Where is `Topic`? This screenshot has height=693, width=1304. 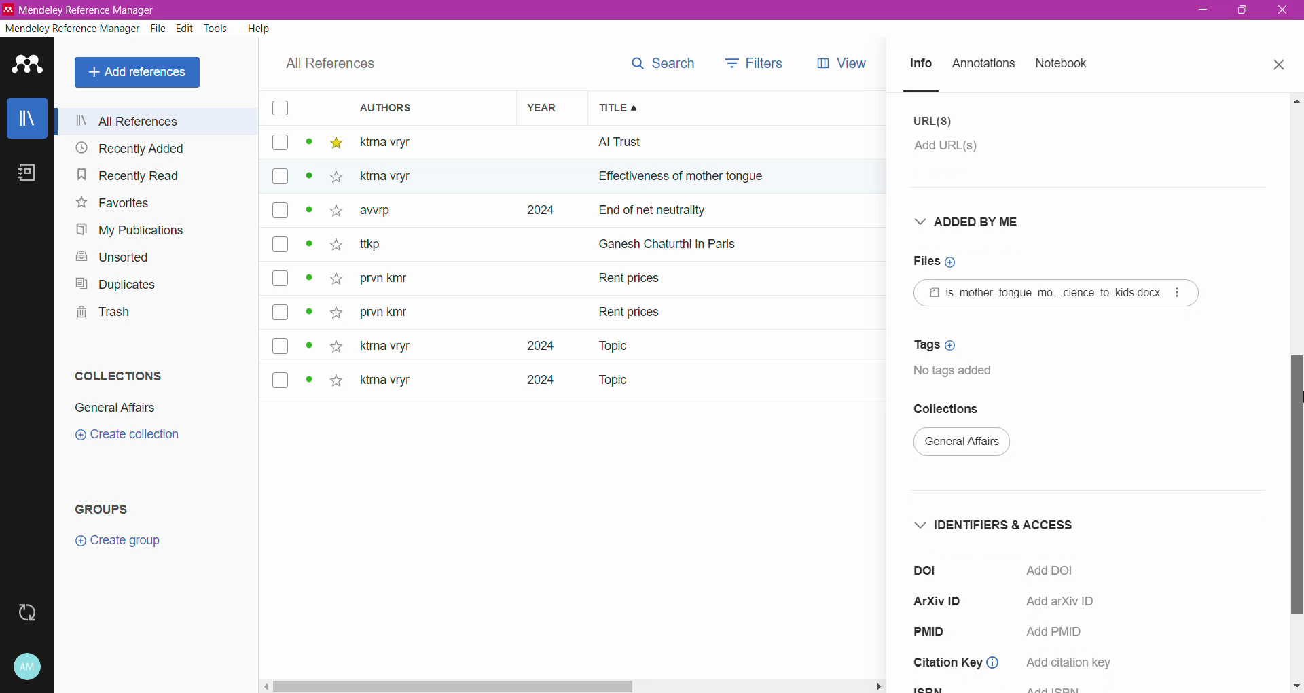
Topic is located at coordinates (604, 346).